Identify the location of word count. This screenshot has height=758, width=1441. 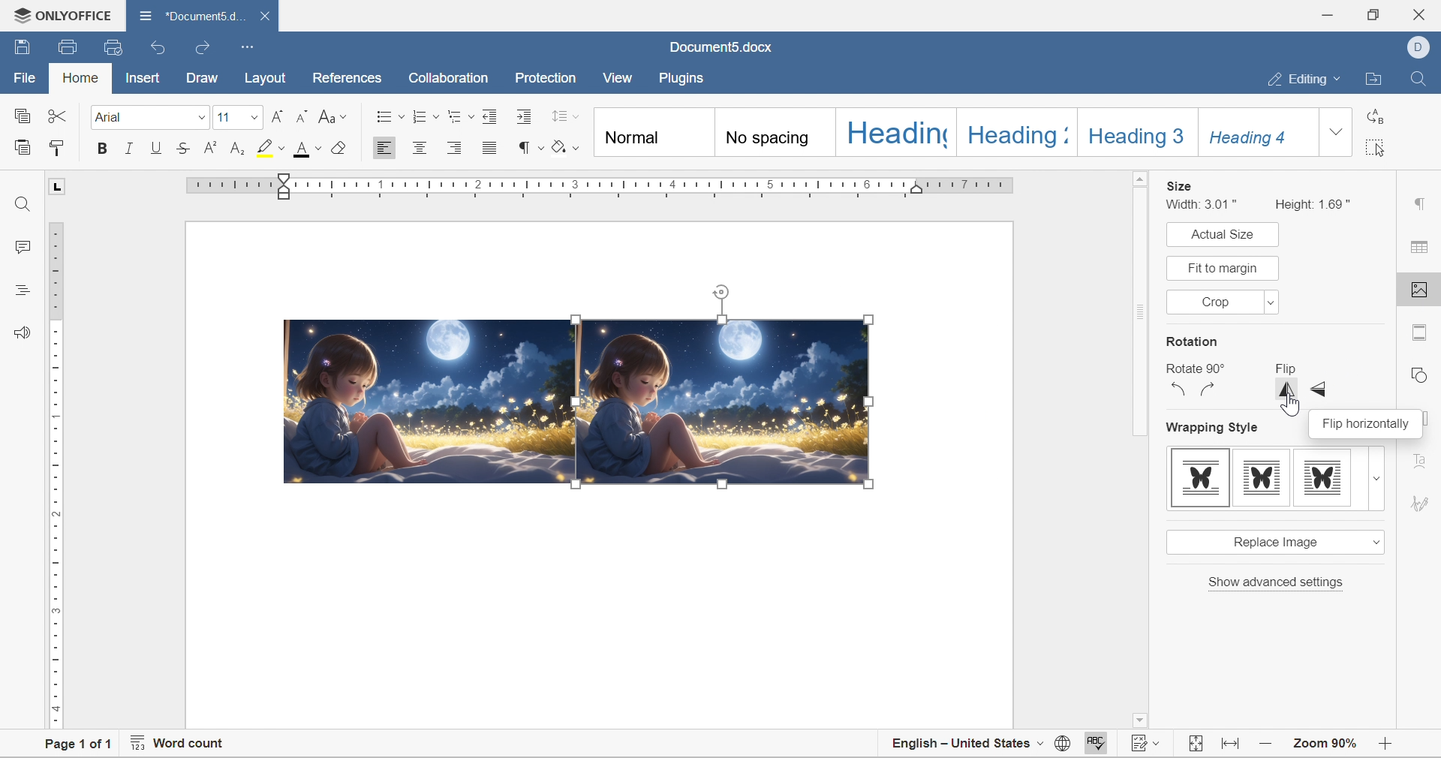
(179, 741).